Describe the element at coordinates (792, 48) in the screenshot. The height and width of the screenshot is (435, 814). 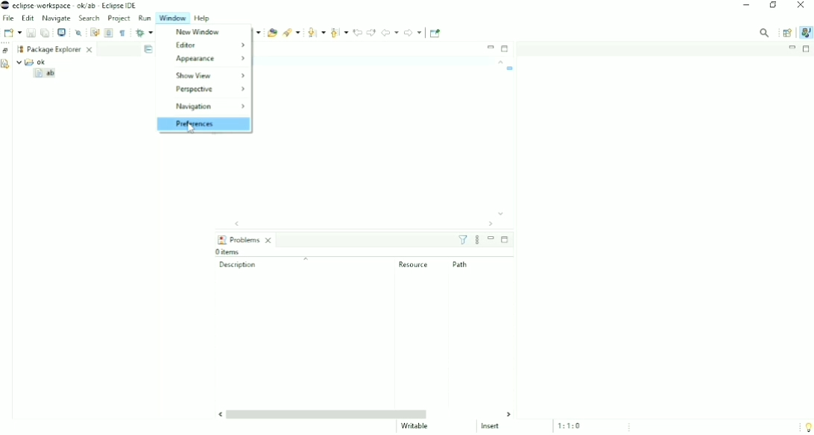
I see `Minimize` at that location.